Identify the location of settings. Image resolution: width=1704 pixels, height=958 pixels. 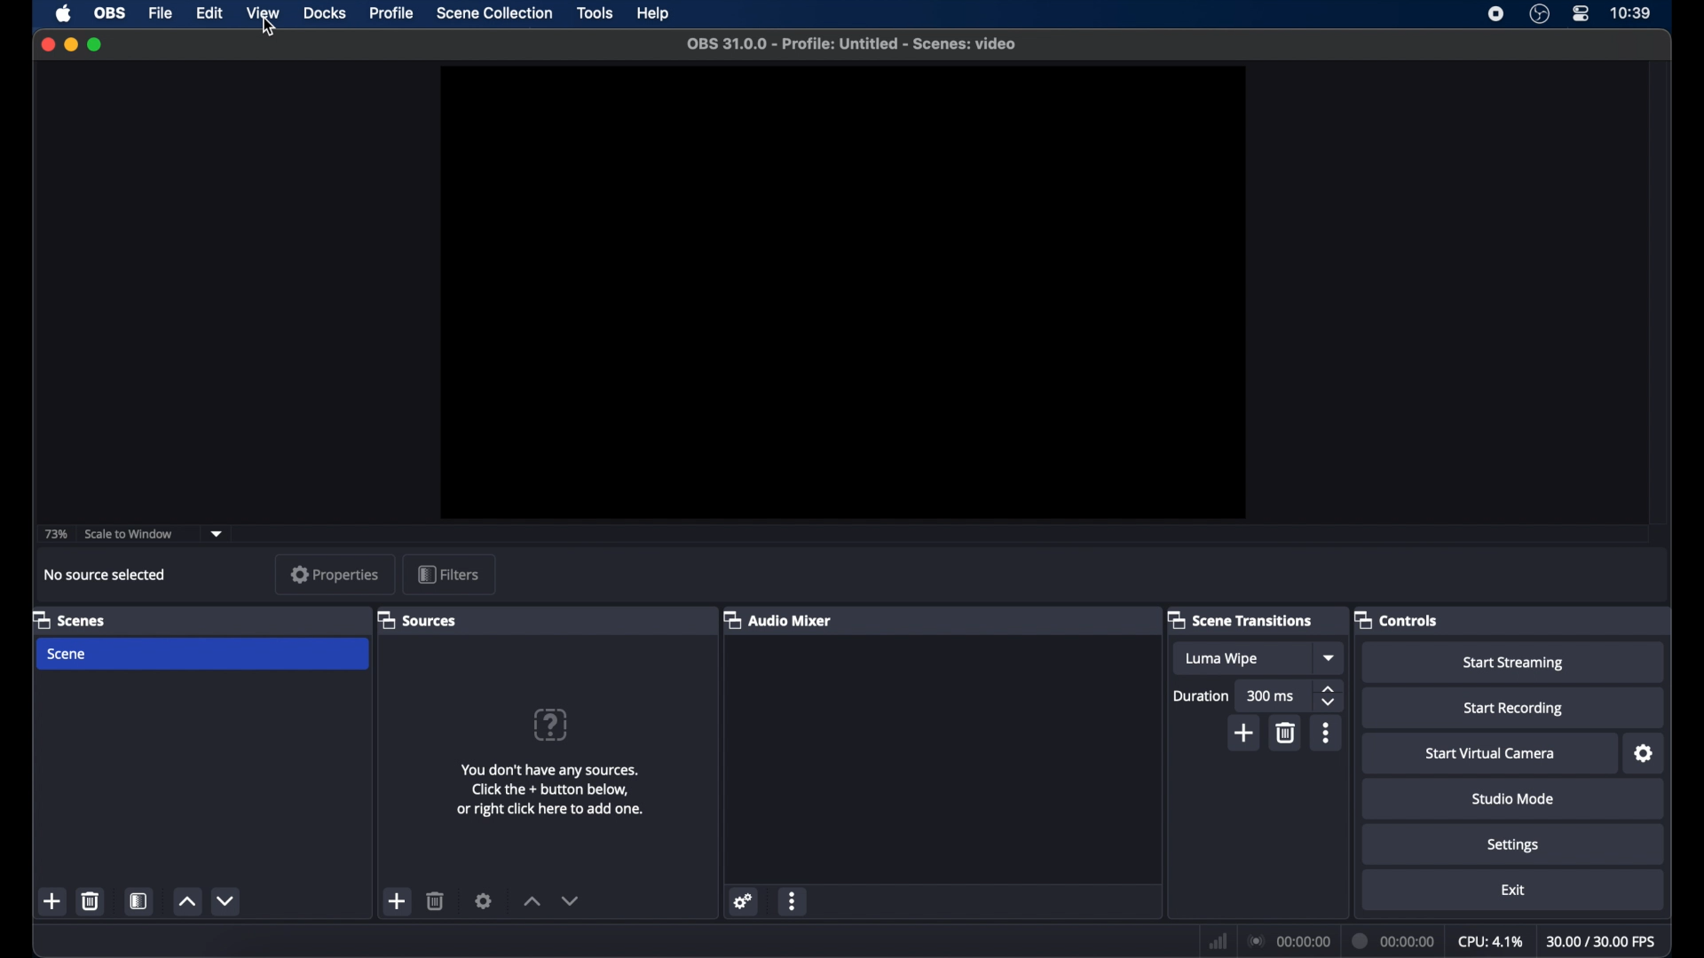
(744, 900).